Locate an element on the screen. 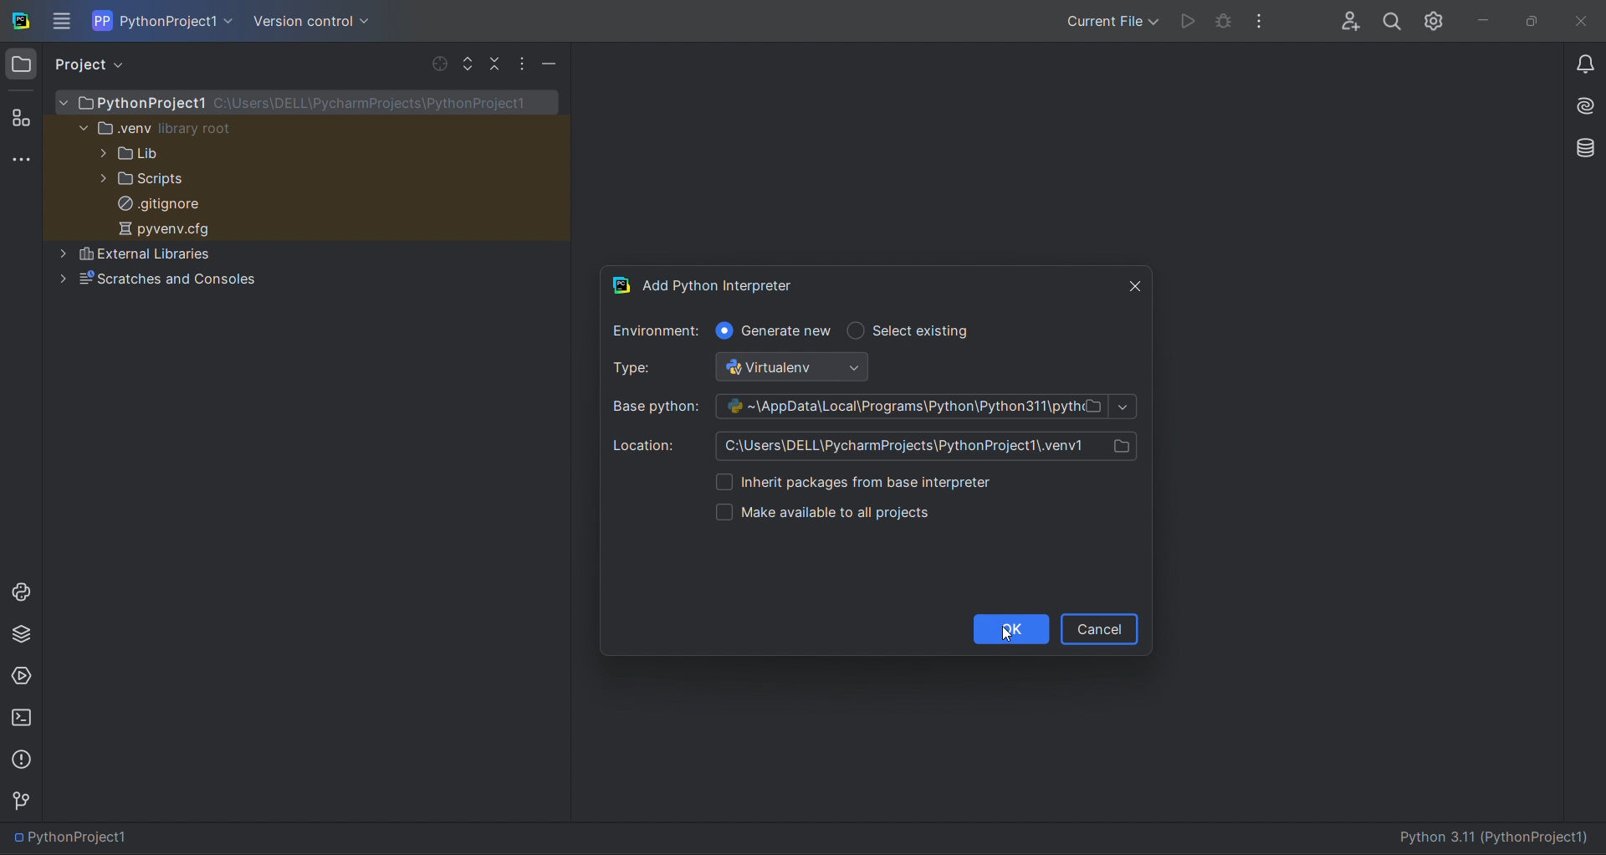  version control is located at coordinates (309, 22).